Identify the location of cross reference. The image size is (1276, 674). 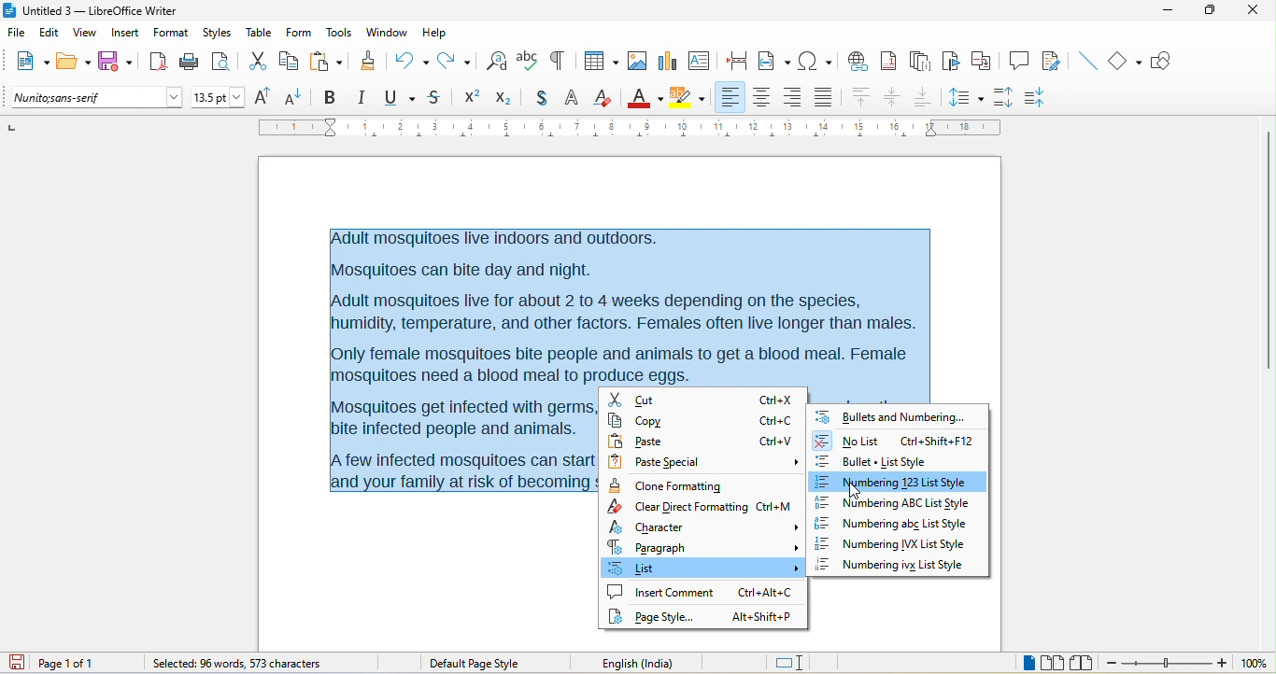
(985, 61).